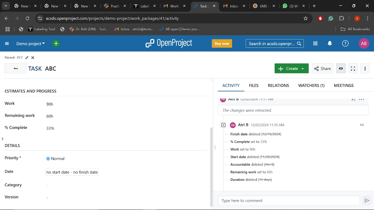 This screenshot has height=210, width=374. I want to click on Current project, so click(30, 44).